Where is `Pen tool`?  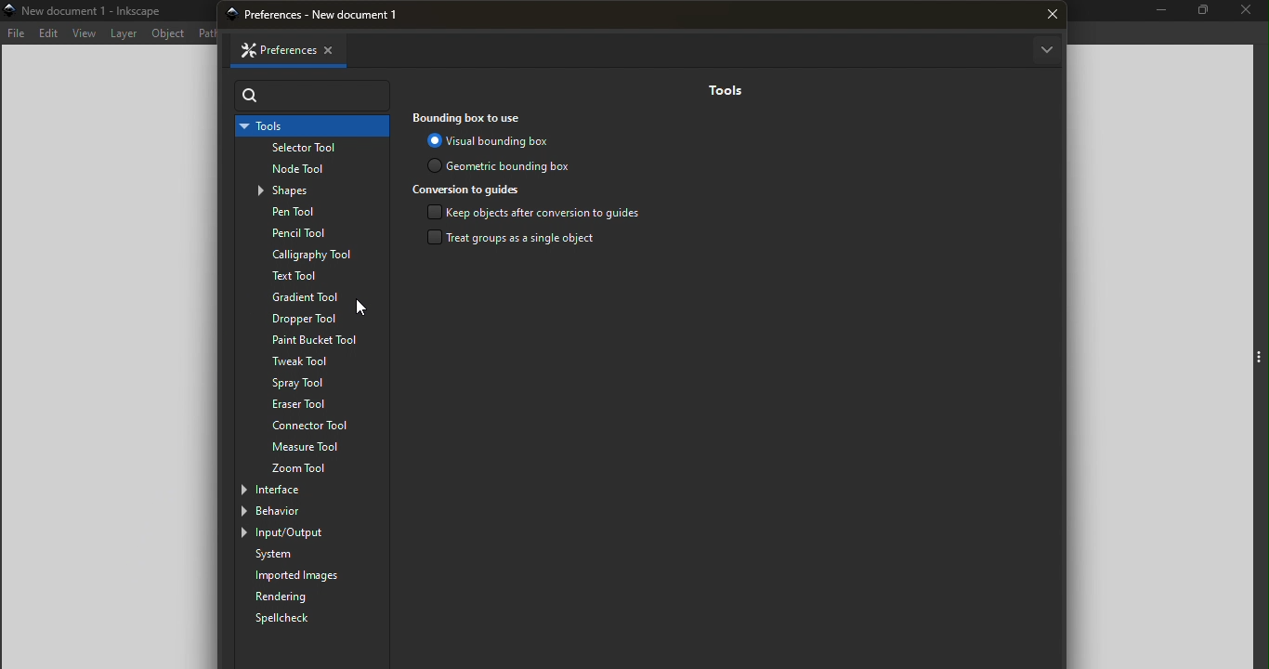
Pen tool is located at coordinates (314, 213).